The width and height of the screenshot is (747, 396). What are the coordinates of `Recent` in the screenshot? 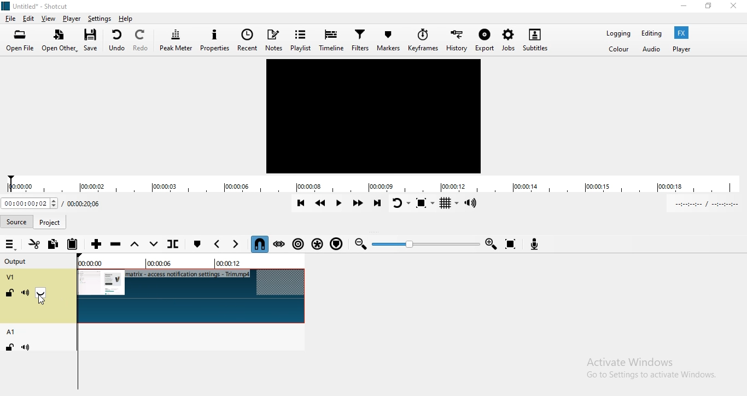 It's located at (248, 41).